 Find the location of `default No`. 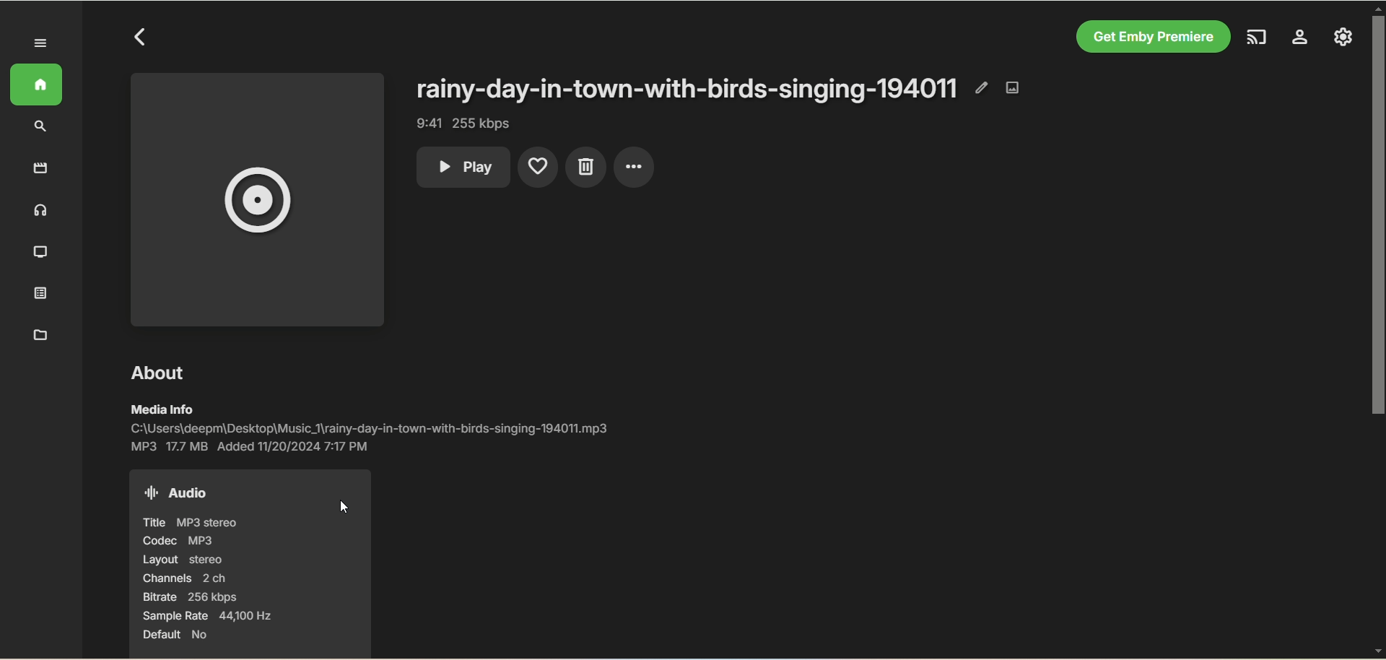

default No is located at coordinates (184, 635).